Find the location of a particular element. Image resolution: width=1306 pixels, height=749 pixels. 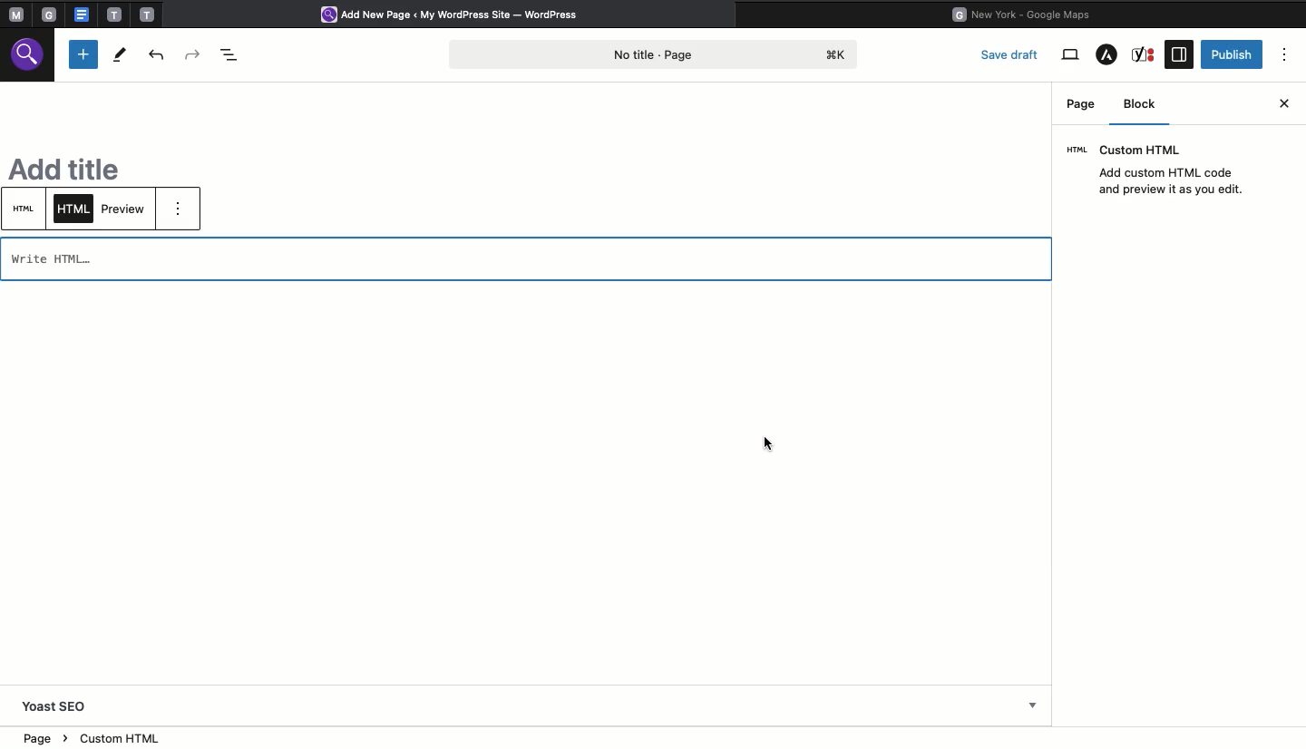

cursor is located at coordinates (769, 441).